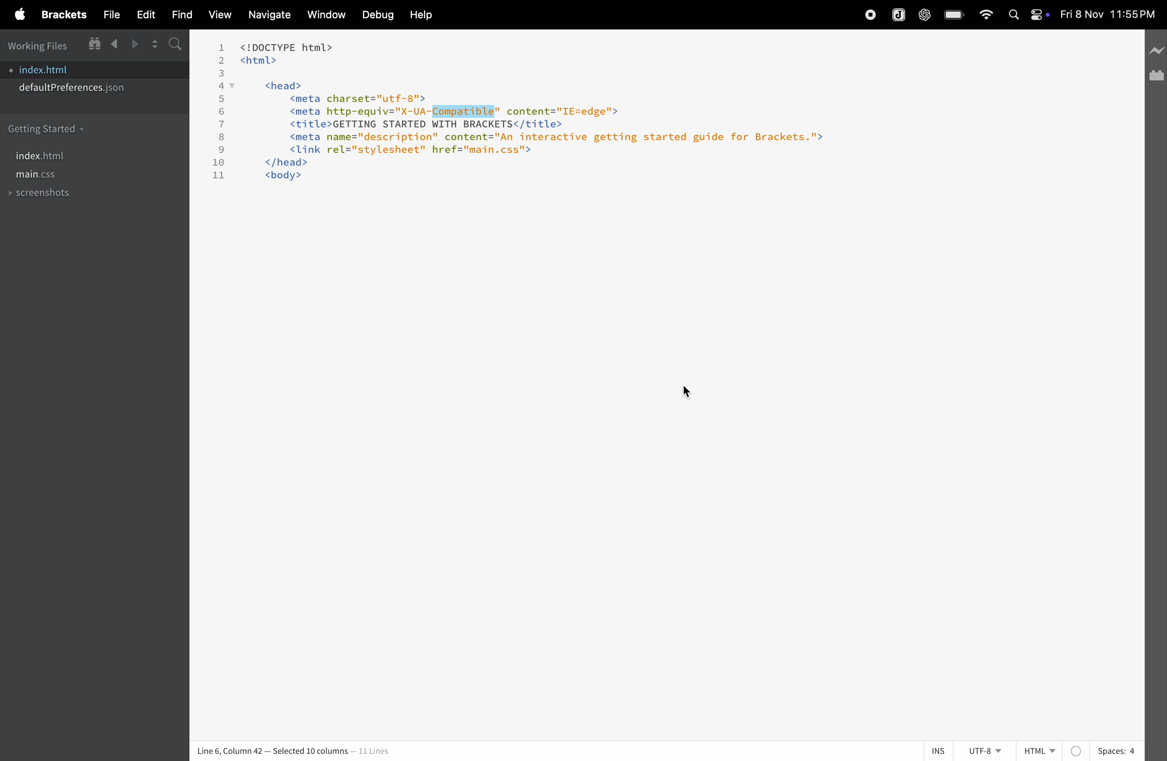 The width and height of the screenshot is (1167, 761). What do you see at coordinates (1105, 15) in the screenshot?
I see `Fri 8 Nov 11:55 PM` at bounding box center [1105, 15].